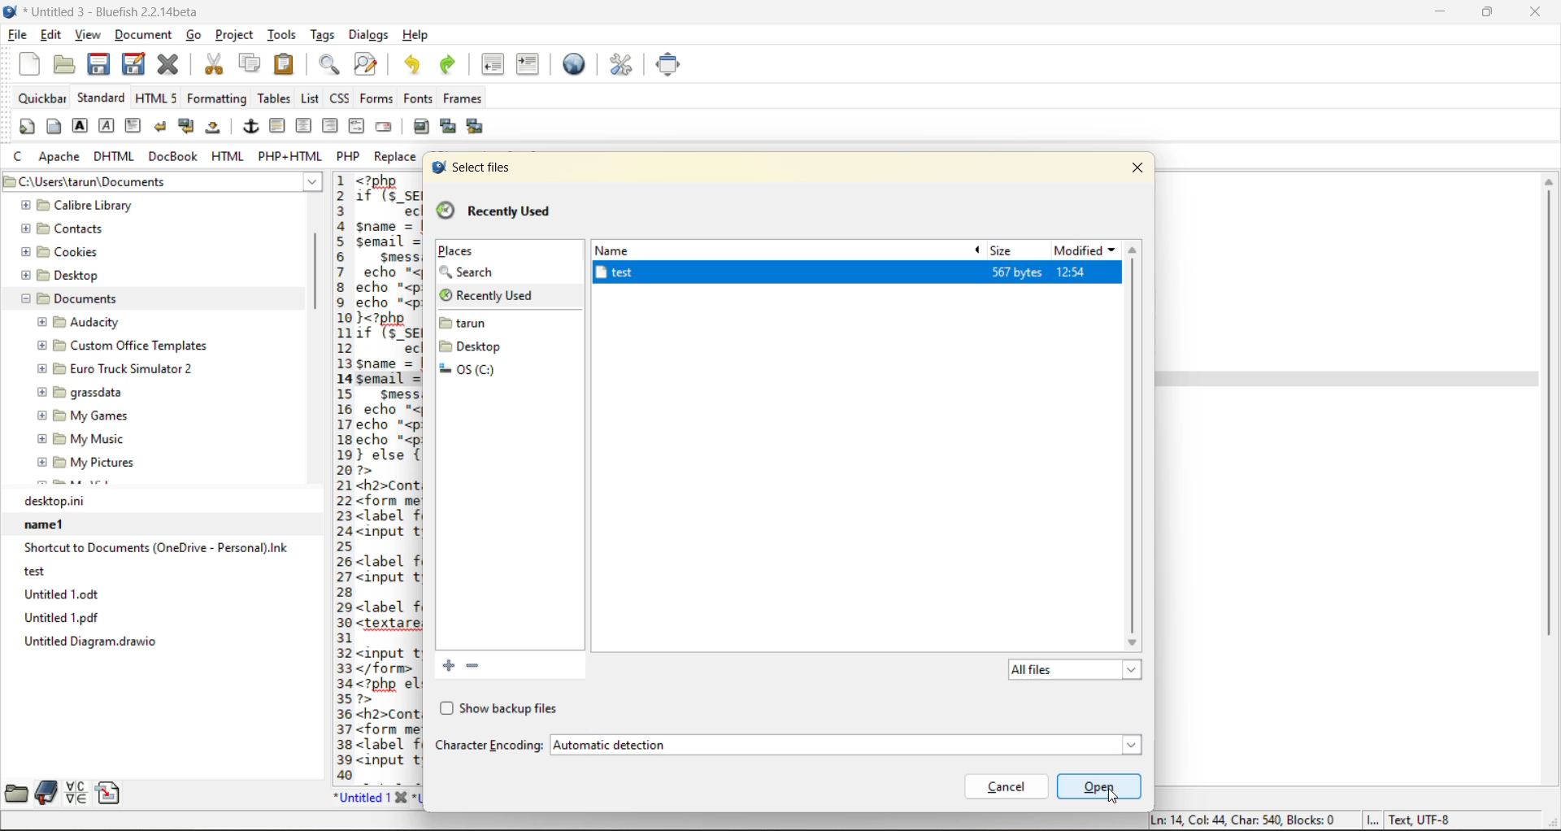 This screenshot has width=1561, height=831. What do you see at coordinates (107, 126) in the screenshot?
I see `emphasis` at bounding box center [107, 126].